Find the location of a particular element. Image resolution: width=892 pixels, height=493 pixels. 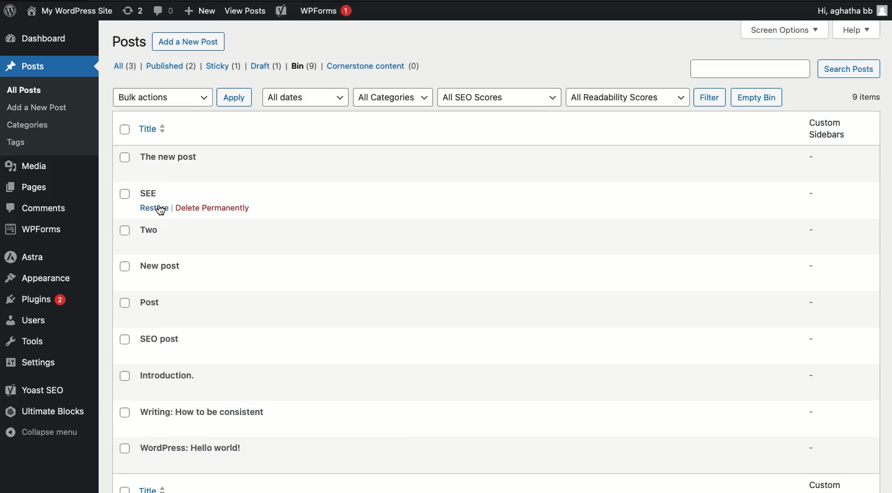

Title is located at coordinates (192, 447).